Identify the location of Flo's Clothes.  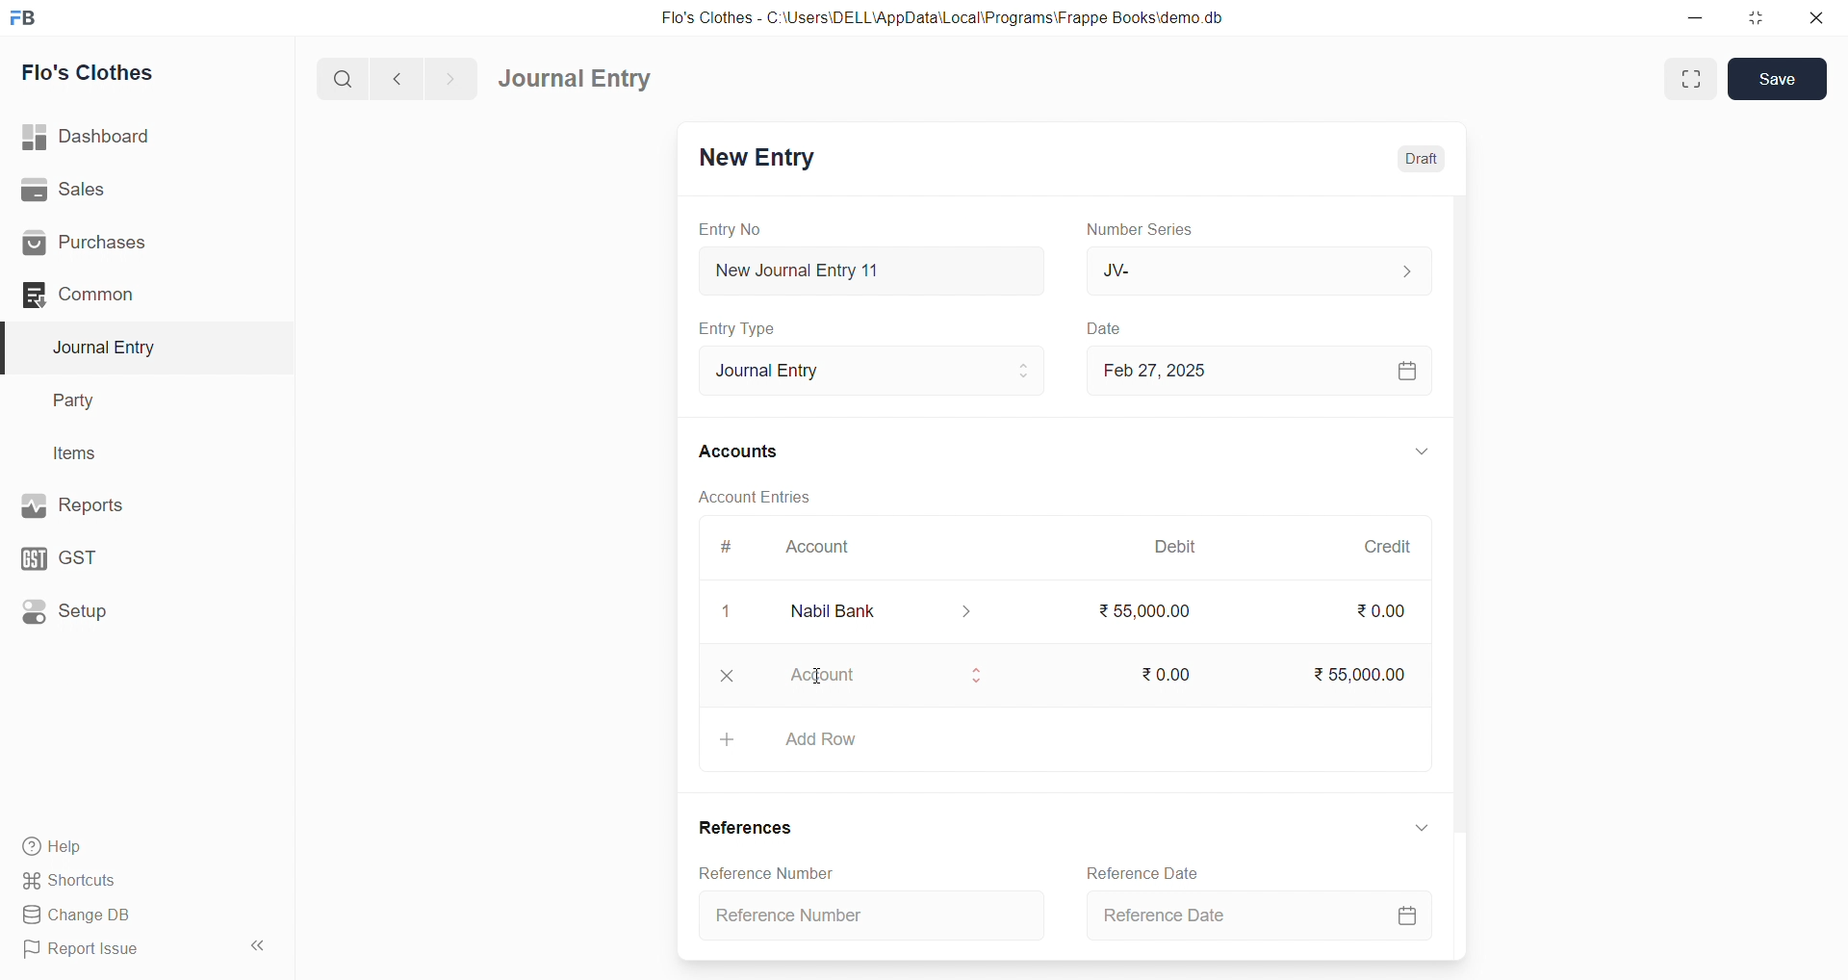
(98, 72).